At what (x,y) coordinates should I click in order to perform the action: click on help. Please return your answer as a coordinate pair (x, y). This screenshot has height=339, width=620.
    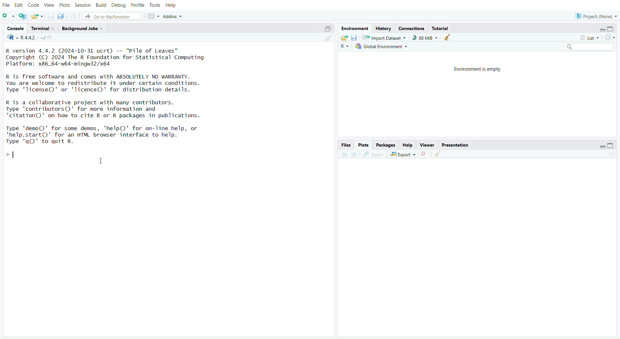
    Looking at the image, I should click on (408, 144).